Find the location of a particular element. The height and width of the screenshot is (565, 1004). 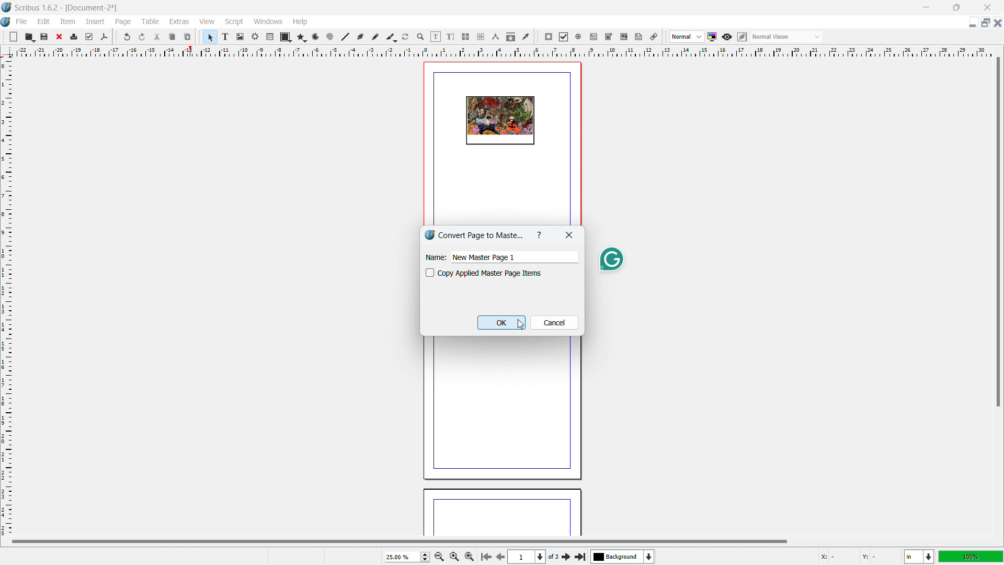

move toolbox is located at coordinates (666, 37).